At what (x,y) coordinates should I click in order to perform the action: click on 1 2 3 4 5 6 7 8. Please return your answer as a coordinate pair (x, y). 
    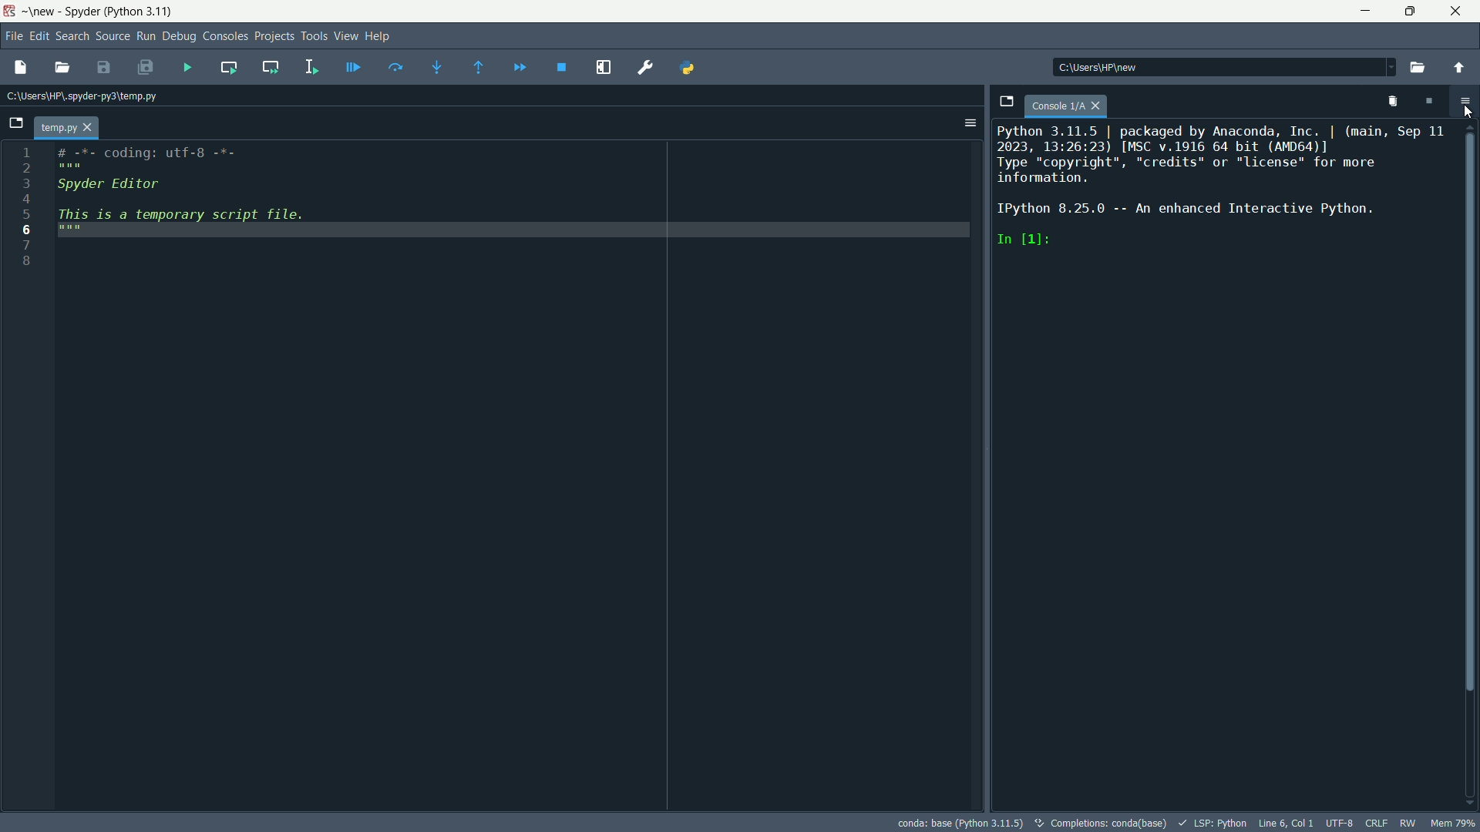
    Looking at the image, I should click on (25, 209).